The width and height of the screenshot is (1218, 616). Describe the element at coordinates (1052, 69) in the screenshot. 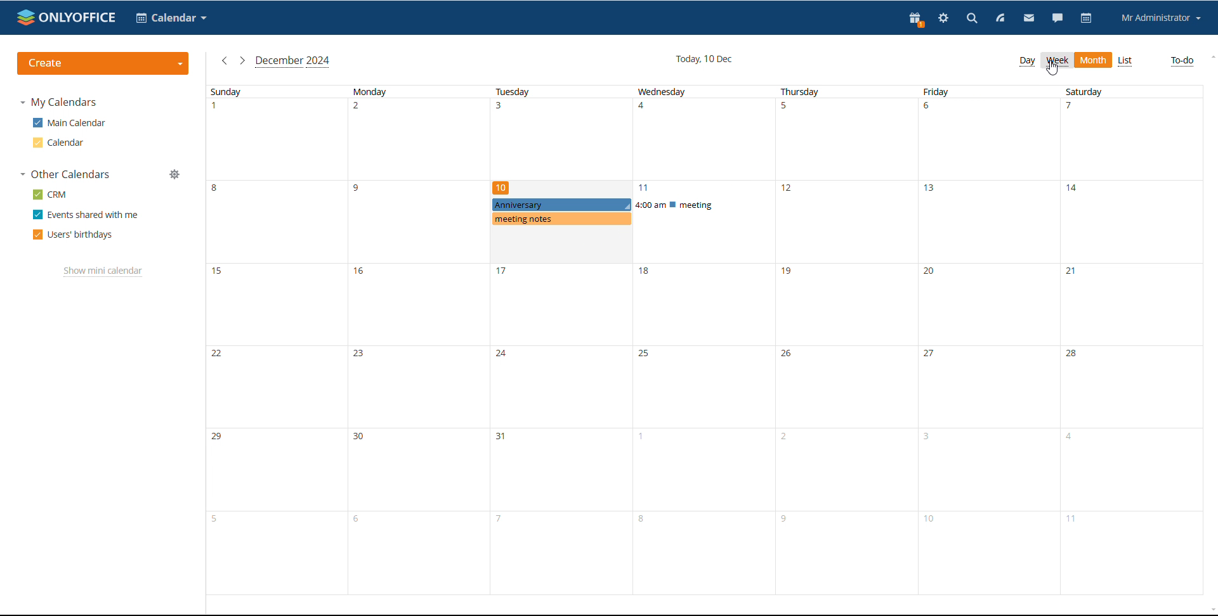

I see `cursor` at that location.